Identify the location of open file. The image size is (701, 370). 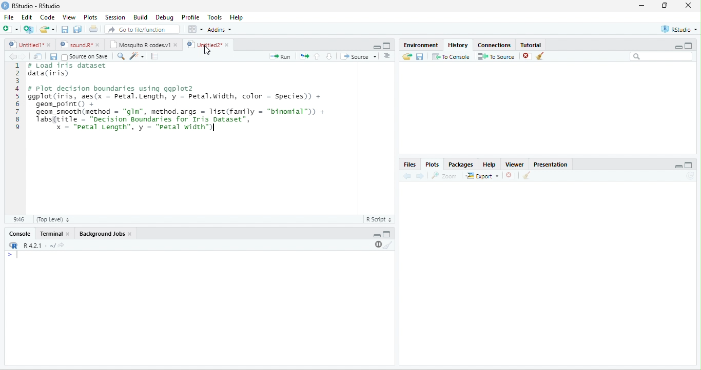
(47, 29).